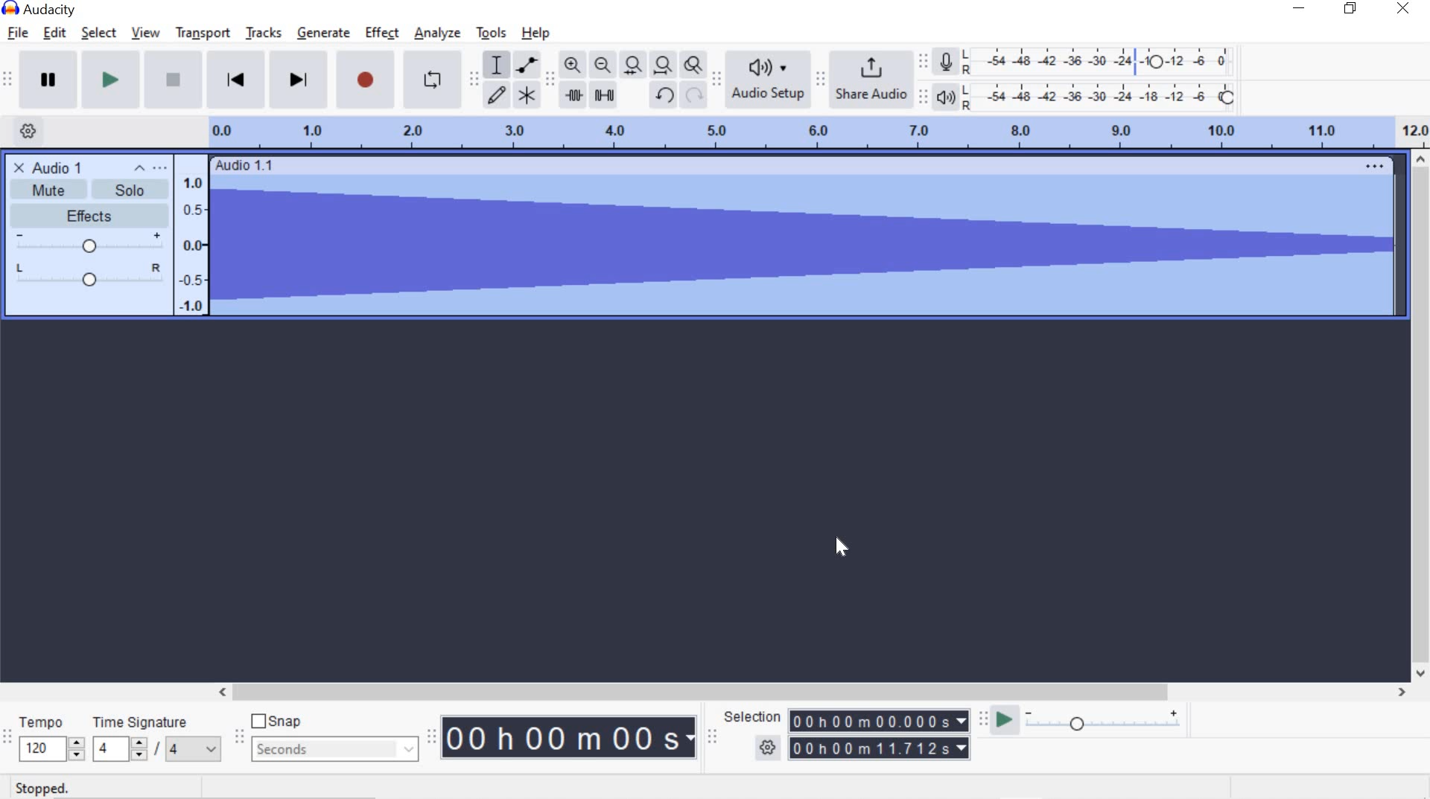  What do you see at coordinates (430, 78) in the screenshot?
I see `Enable Looping` at bounding box center [430, 78].